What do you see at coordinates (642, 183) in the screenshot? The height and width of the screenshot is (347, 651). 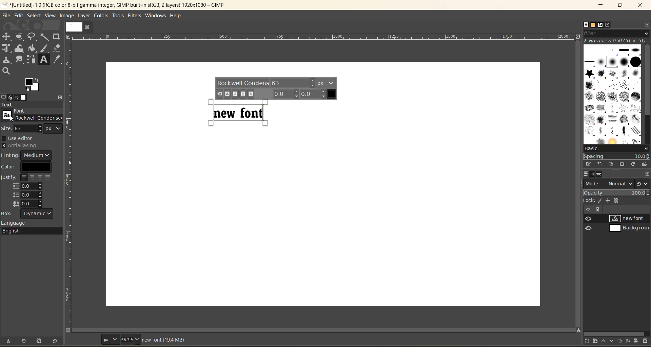 I see `switch` at bounding box center [642, 183].